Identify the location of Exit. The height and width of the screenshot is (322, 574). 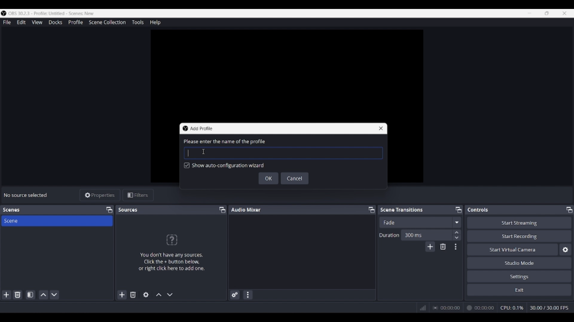
(519, 290).